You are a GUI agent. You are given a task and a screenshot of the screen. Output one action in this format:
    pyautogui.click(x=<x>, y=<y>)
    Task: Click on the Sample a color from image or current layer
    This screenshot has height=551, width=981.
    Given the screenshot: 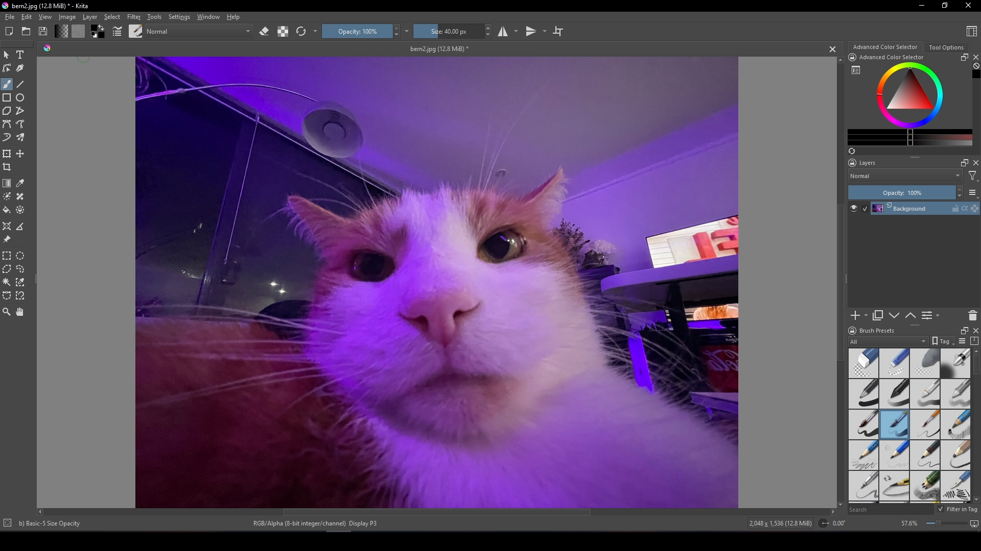 What is the action you would take?
    pyautogui.click(x=20, y=183)
    